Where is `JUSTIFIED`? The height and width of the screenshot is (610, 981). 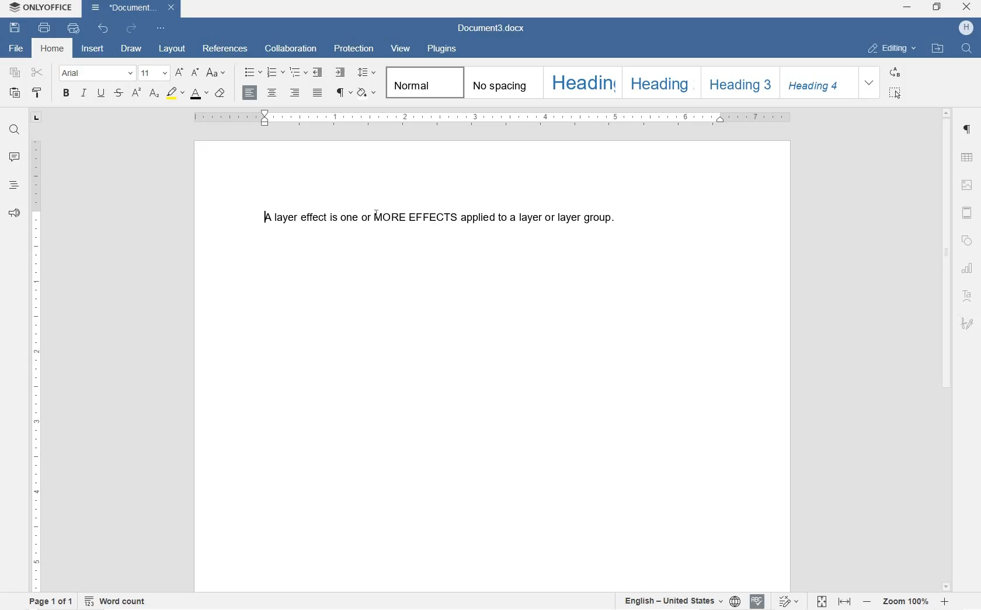
JUSTIFIED is located at coordinates (317, 93).